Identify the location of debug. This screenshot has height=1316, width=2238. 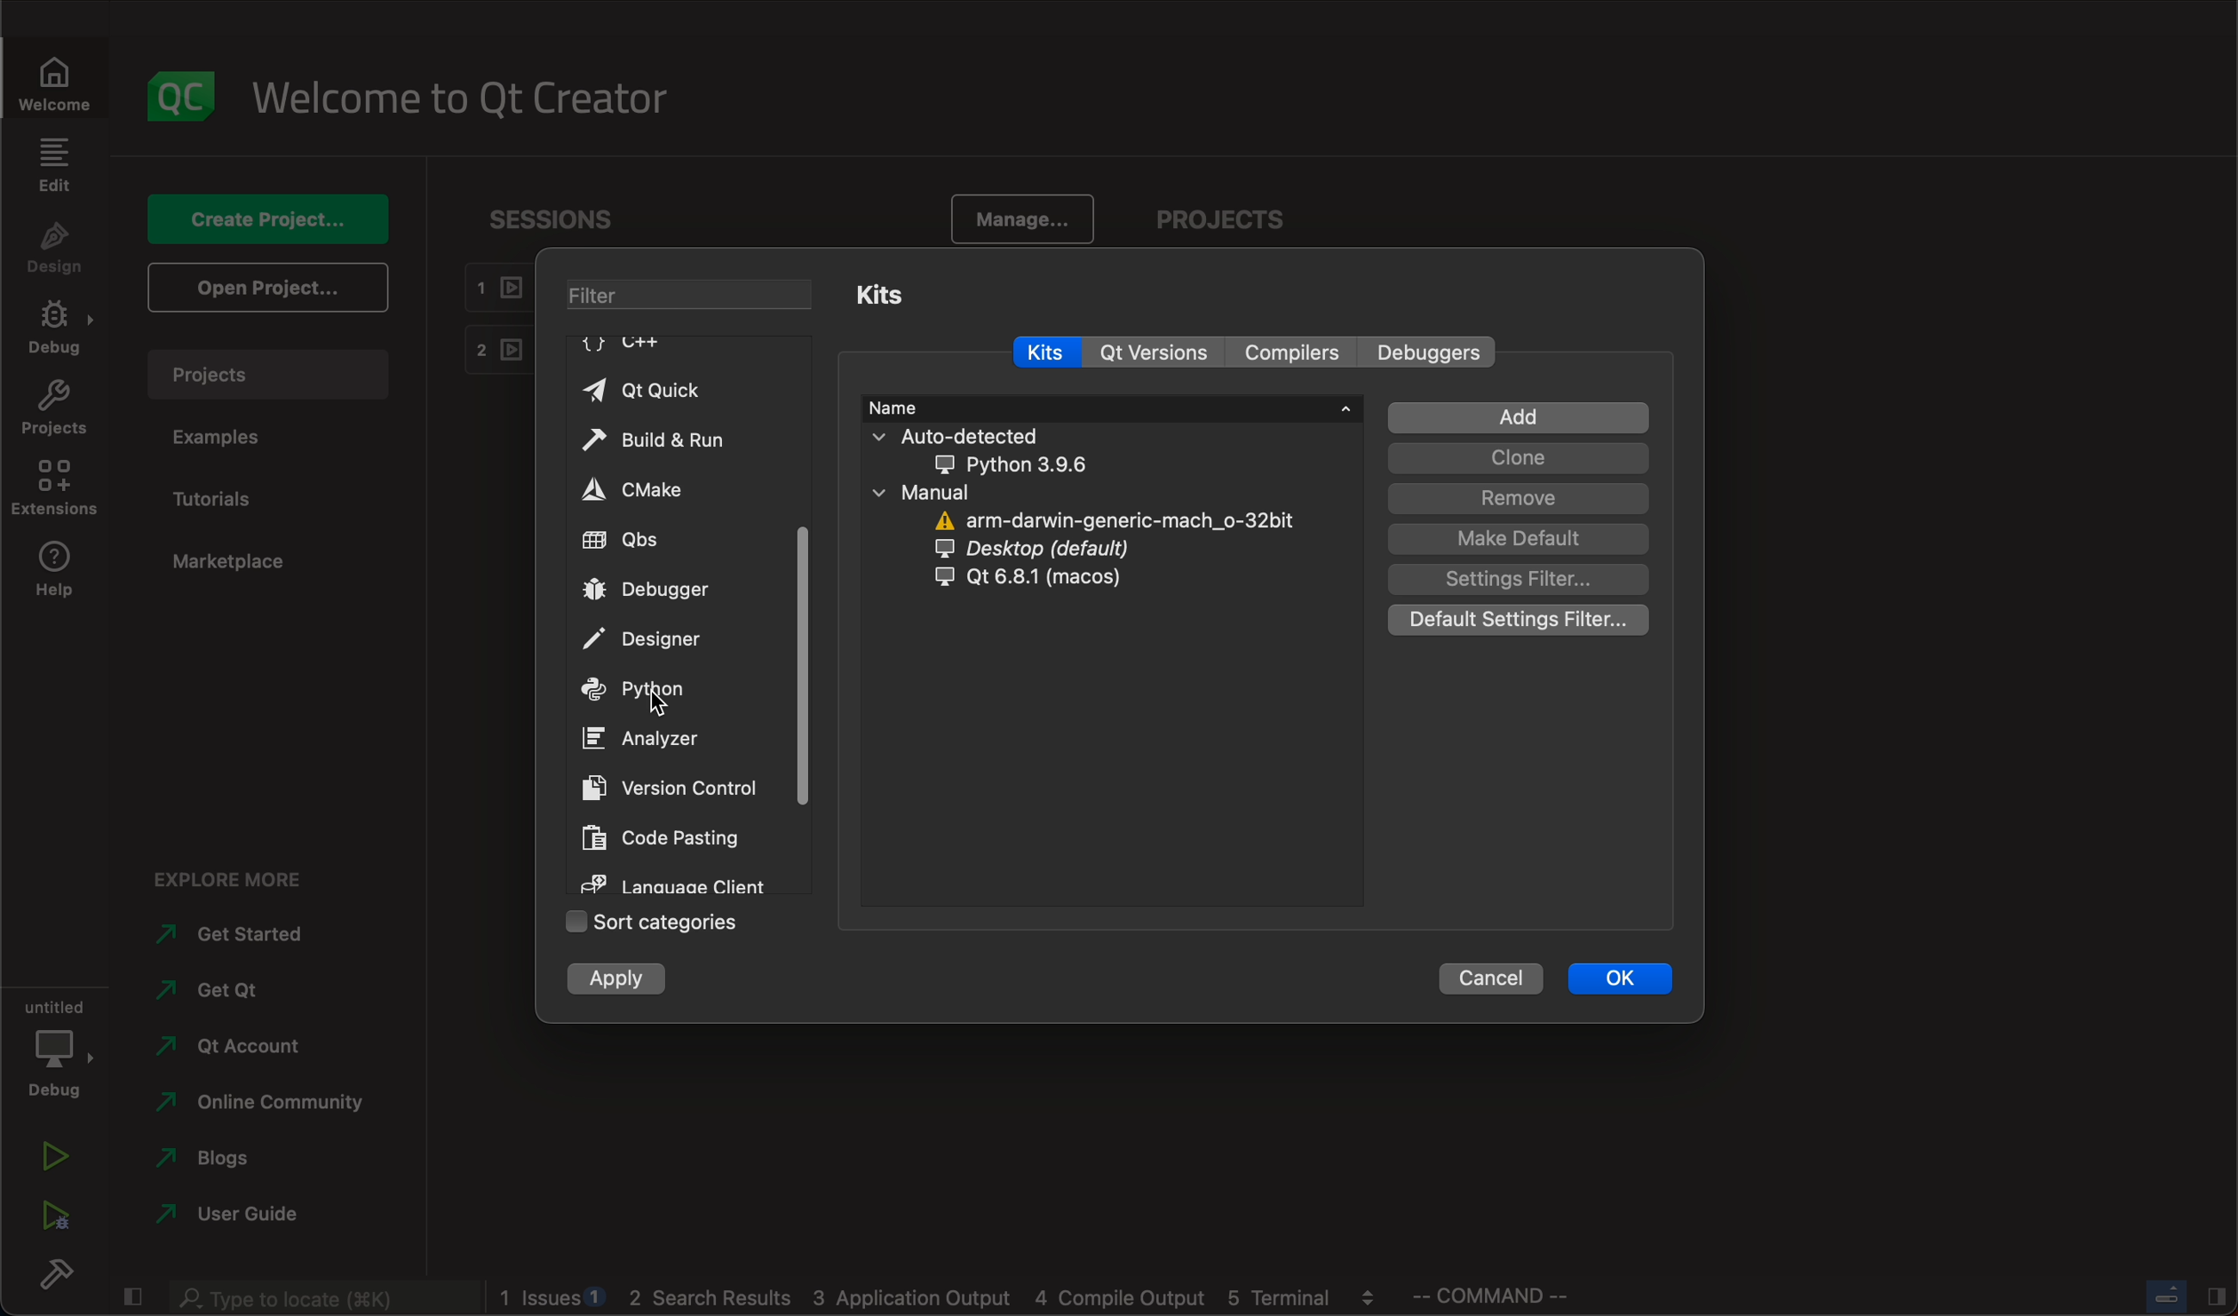
(56, 329).